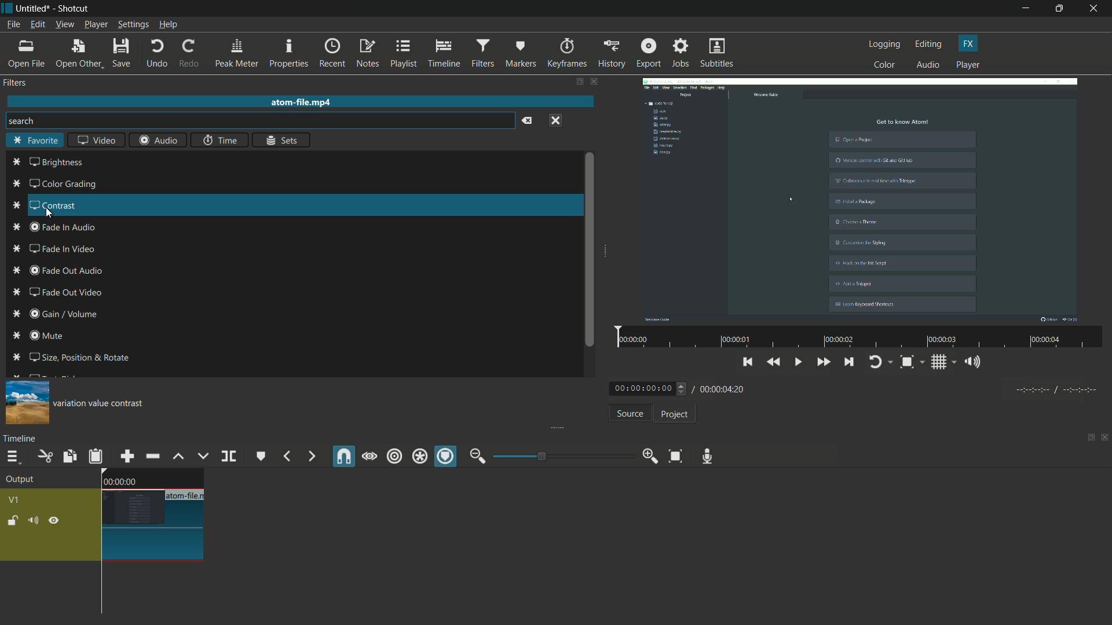  I want to click on toggle player logging, so click(880, 362).